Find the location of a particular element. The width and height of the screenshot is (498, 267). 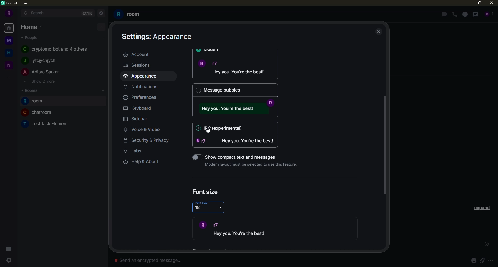

cursor is located at coordinates (209, 131).